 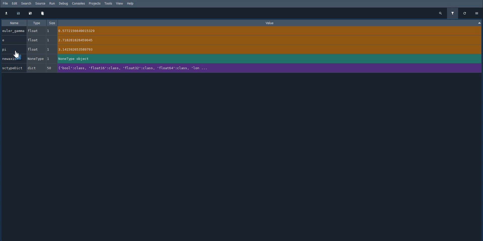 What do you see at coordinates (242, 40) in the screenshot?
I see `e` at bounding box center [242, 40].